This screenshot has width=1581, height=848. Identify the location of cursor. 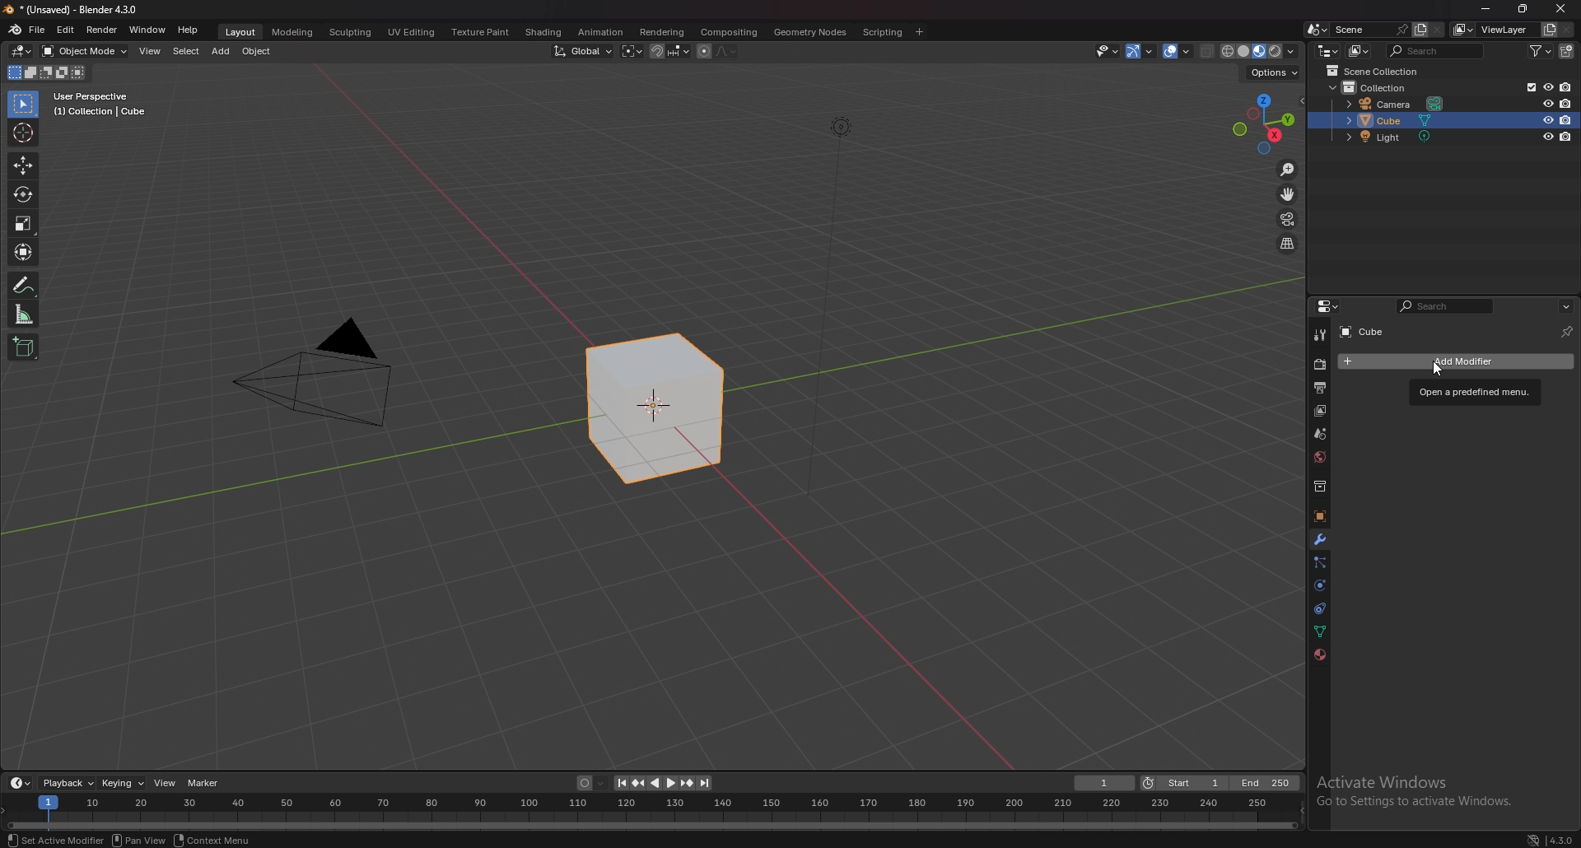
(23, 132).